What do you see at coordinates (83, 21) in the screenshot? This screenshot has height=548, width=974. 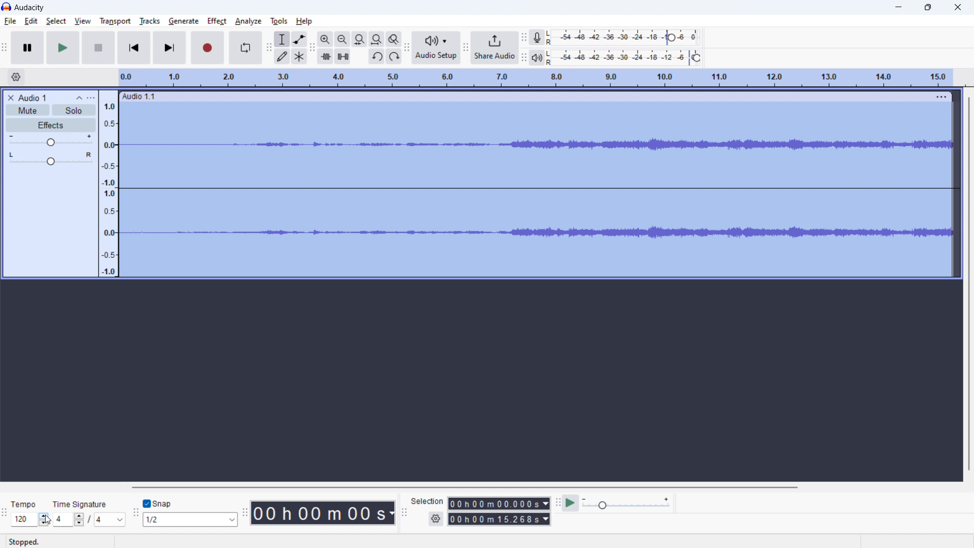 I see `view` at bounding box center [83, 21].